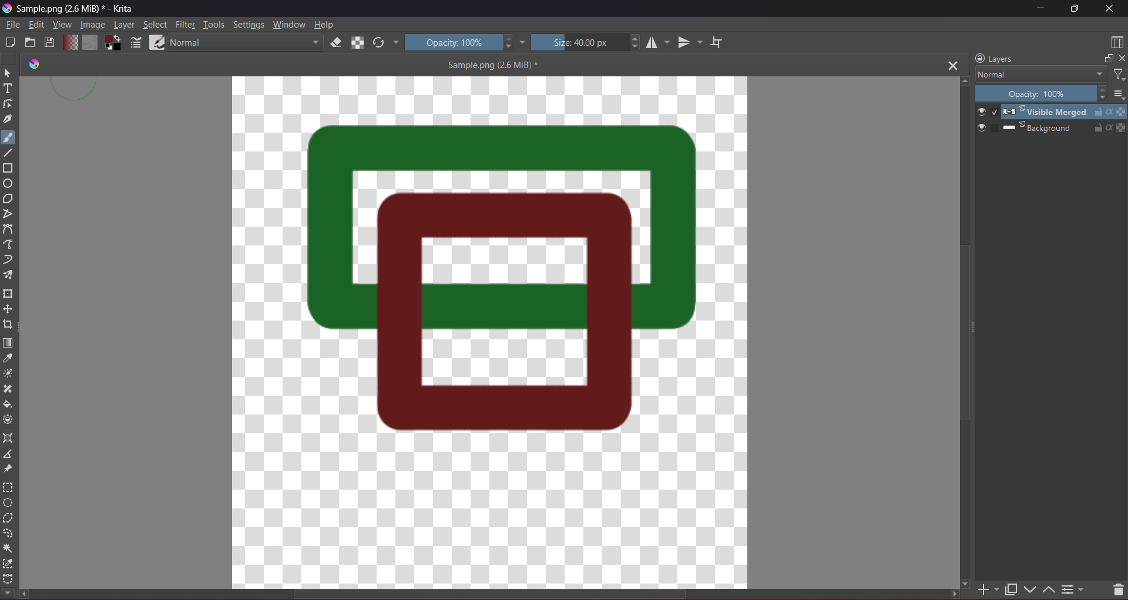 The height and width of the screenshot is (600, 1128). What do you see at coordinates (587, 42) in the screenshot?
I see `Size` at bounding box center [587, 42].